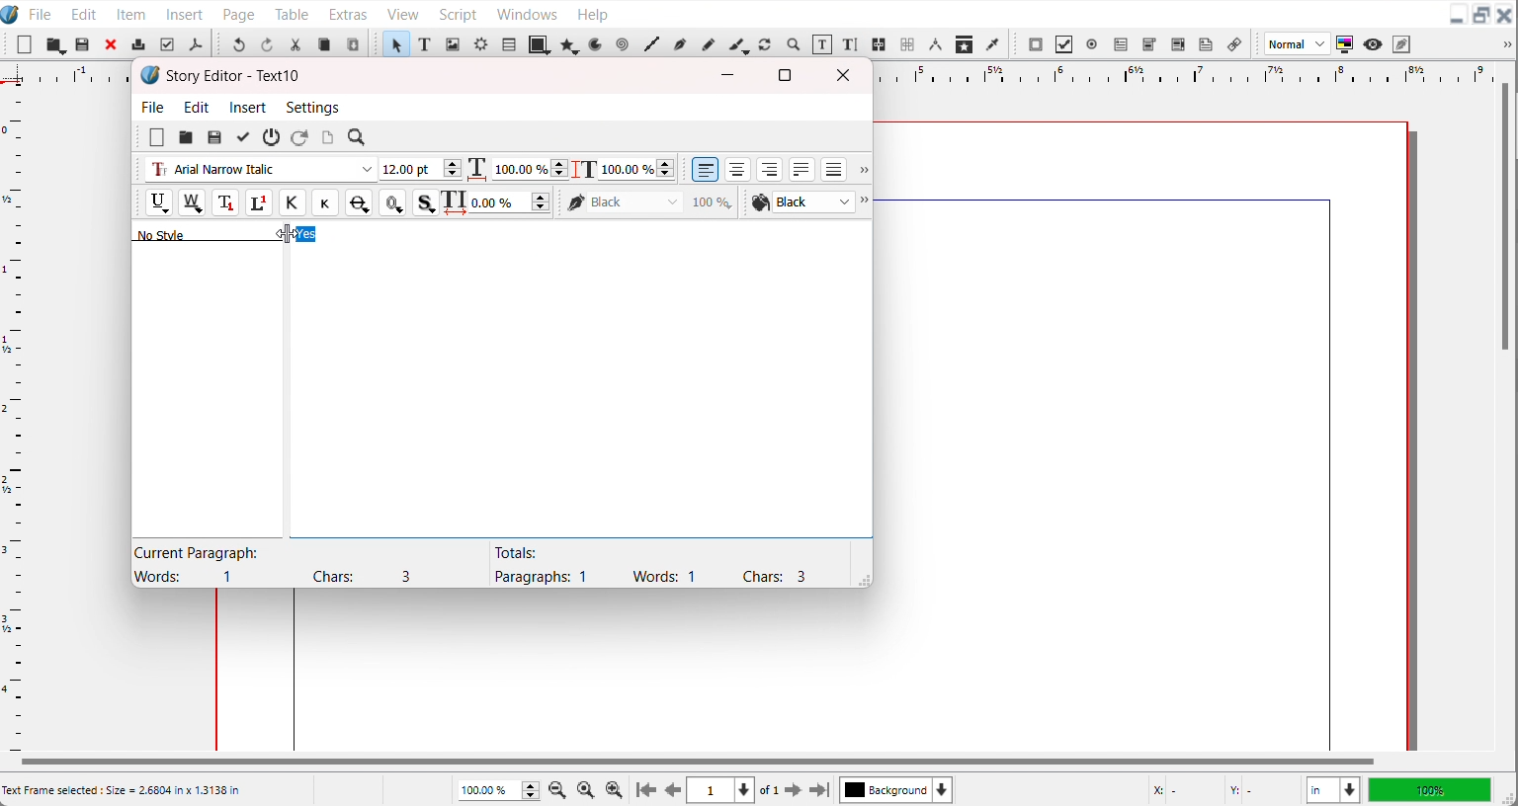 The height and width of the screenshot is (806, 1518). I want to click on Superscript, so click(260, 203).